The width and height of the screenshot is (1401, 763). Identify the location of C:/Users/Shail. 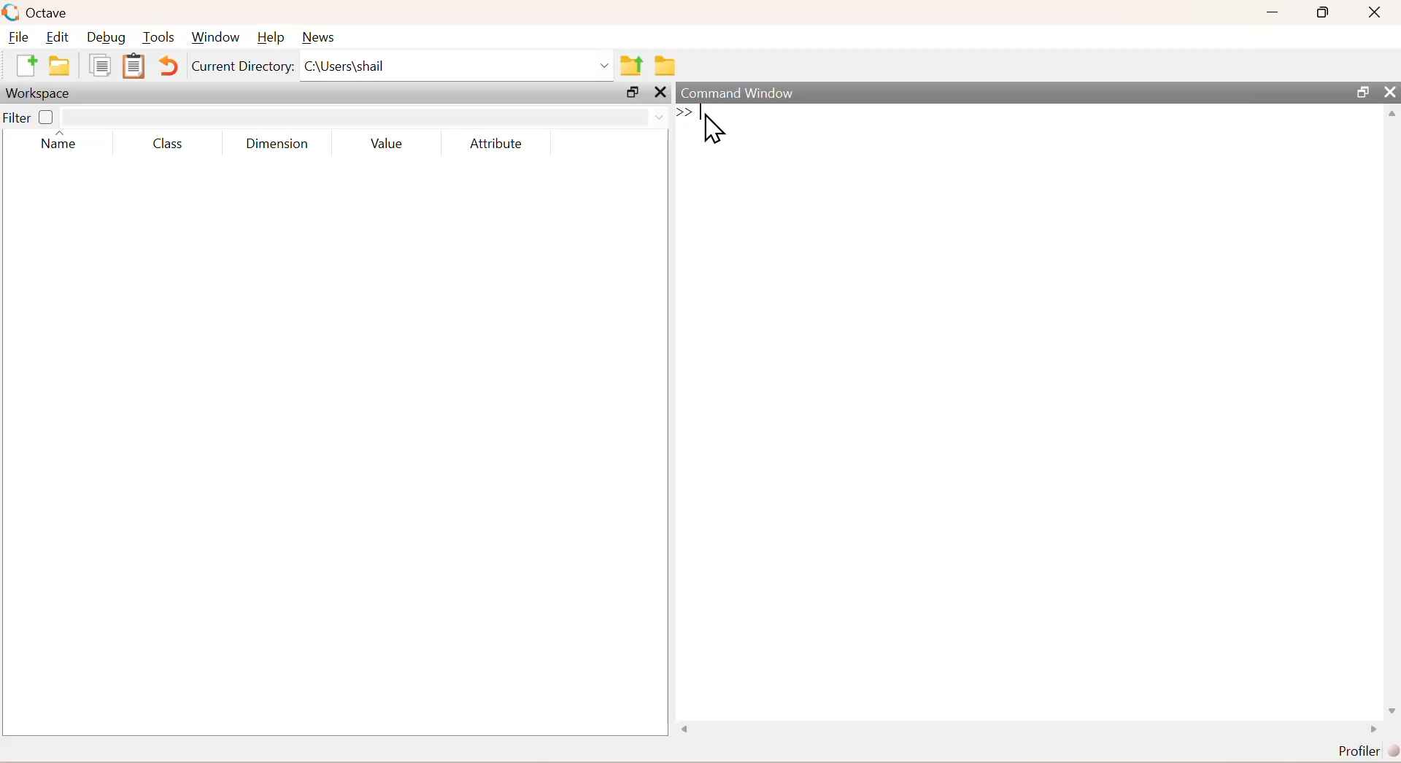
(456, 68).